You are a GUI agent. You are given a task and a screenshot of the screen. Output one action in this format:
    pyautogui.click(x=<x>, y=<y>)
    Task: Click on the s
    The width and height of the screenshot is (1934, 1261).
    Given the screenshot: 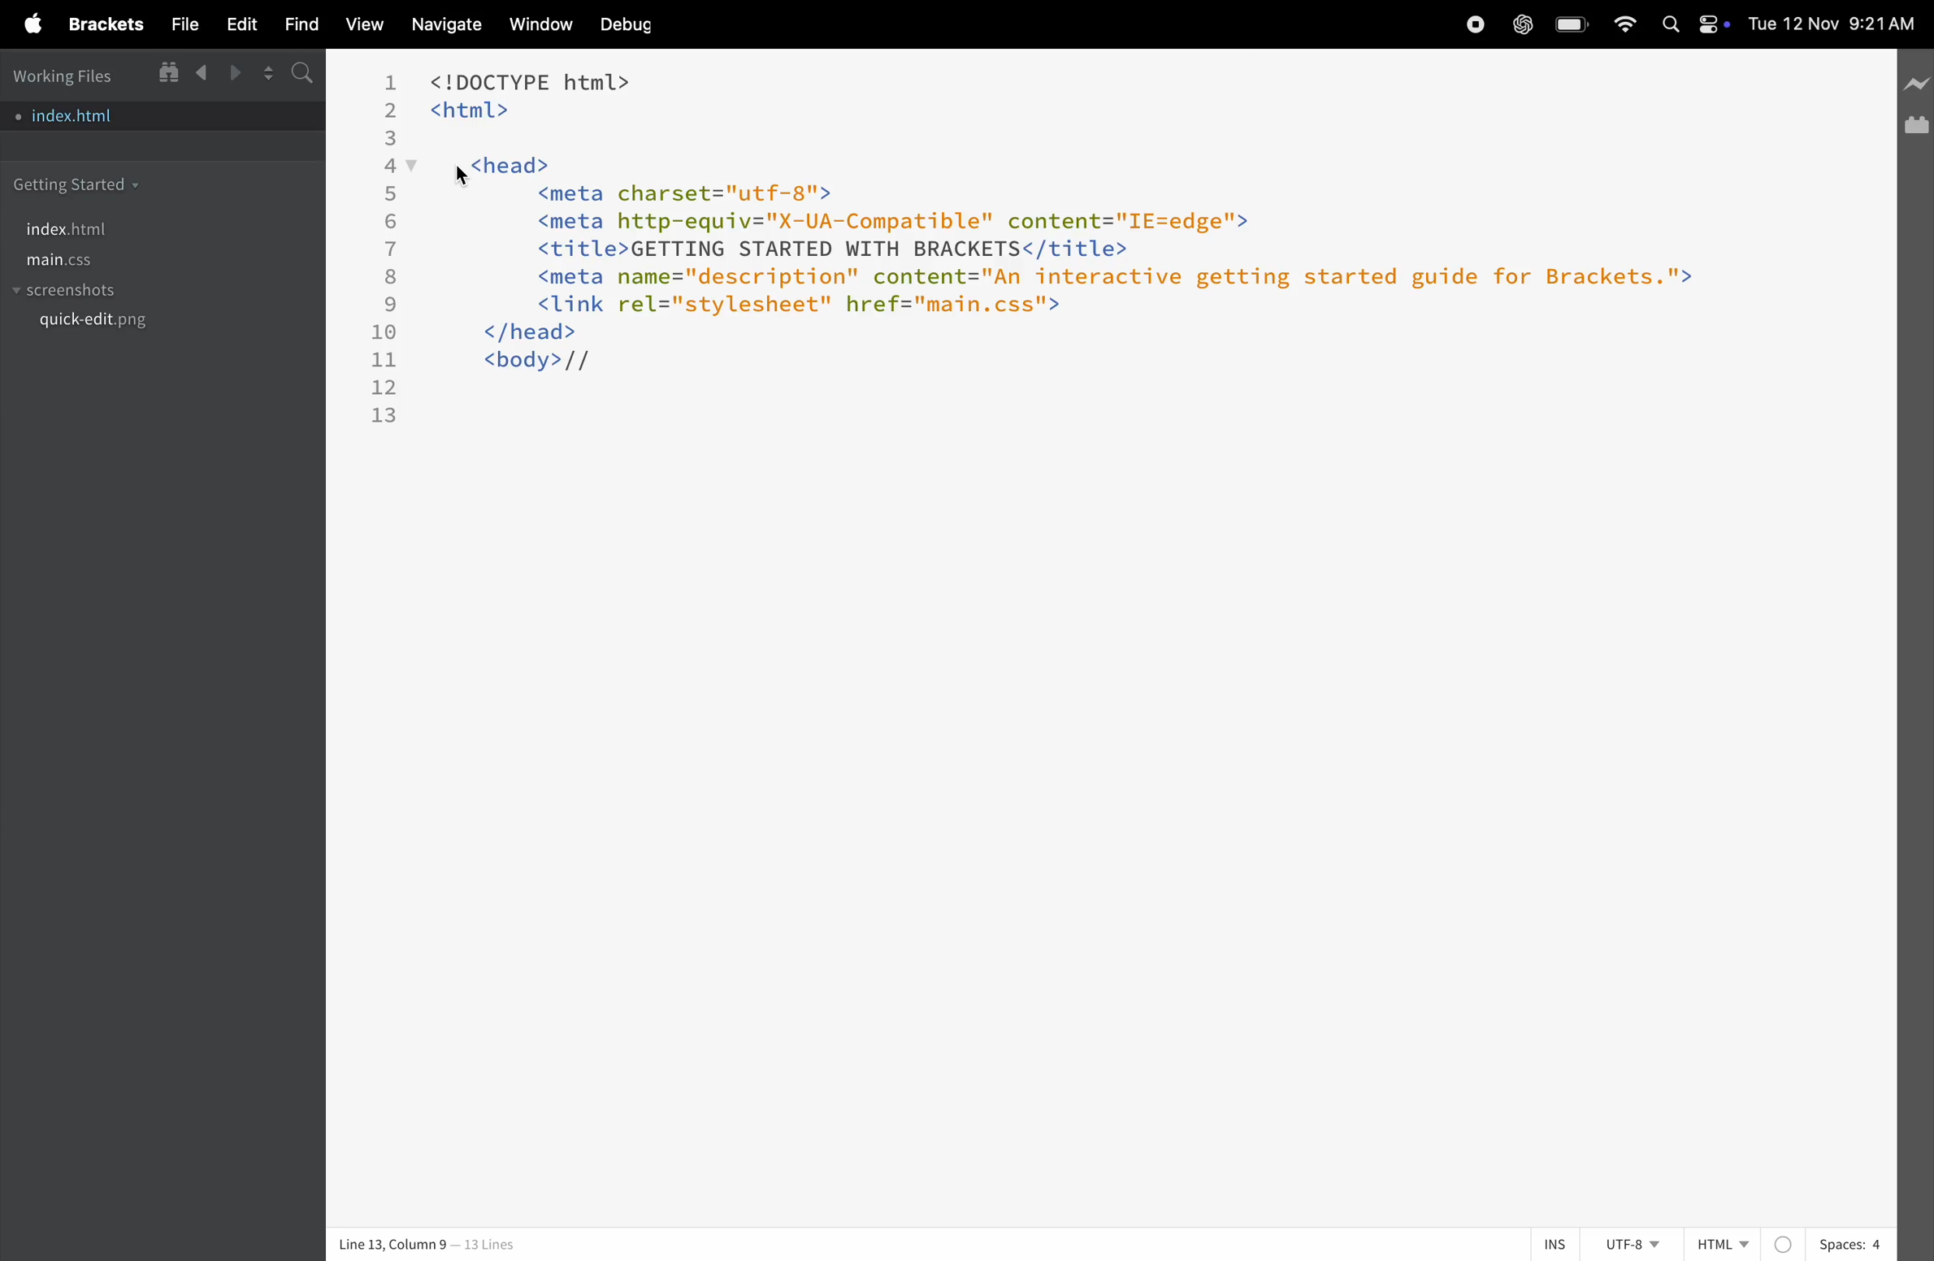 What is the action you would take?
    pyautogui.click(x=300, y=73)
    